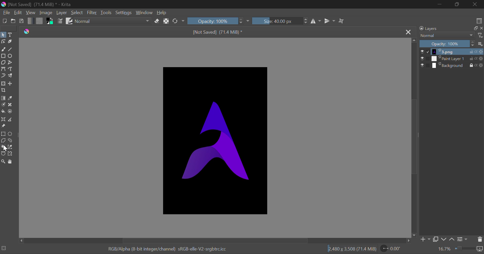 The width and height of the screenshot is (484, 254). Describe the element at coordinates (425, 52) in the screenshot. I see `checkbox` at that location.